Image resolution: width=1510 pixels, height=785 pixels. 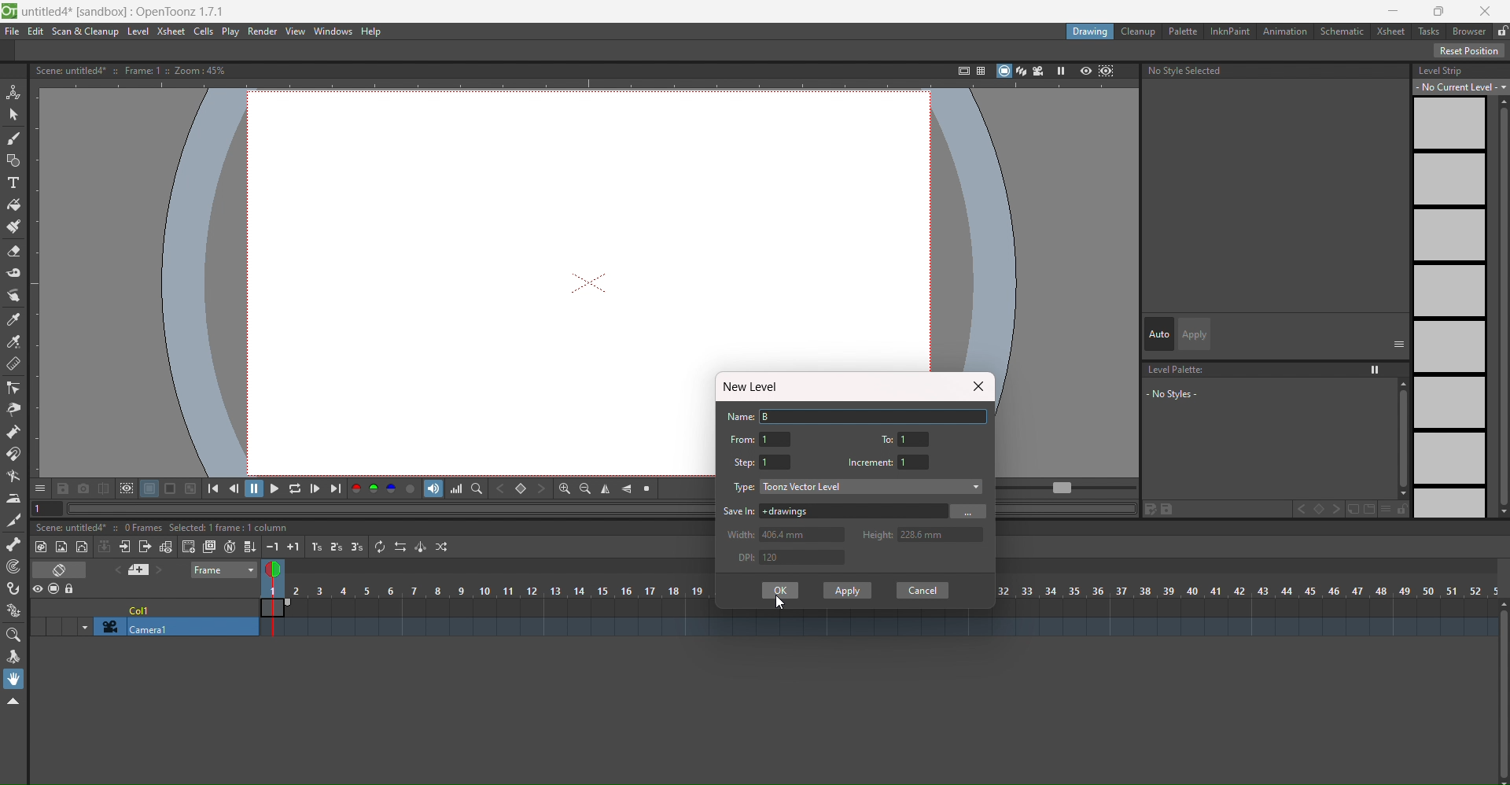 What do you see at coordinates (13, 115) in the screenshot?
I see `selection tool ` at bounding box center [13, 115].